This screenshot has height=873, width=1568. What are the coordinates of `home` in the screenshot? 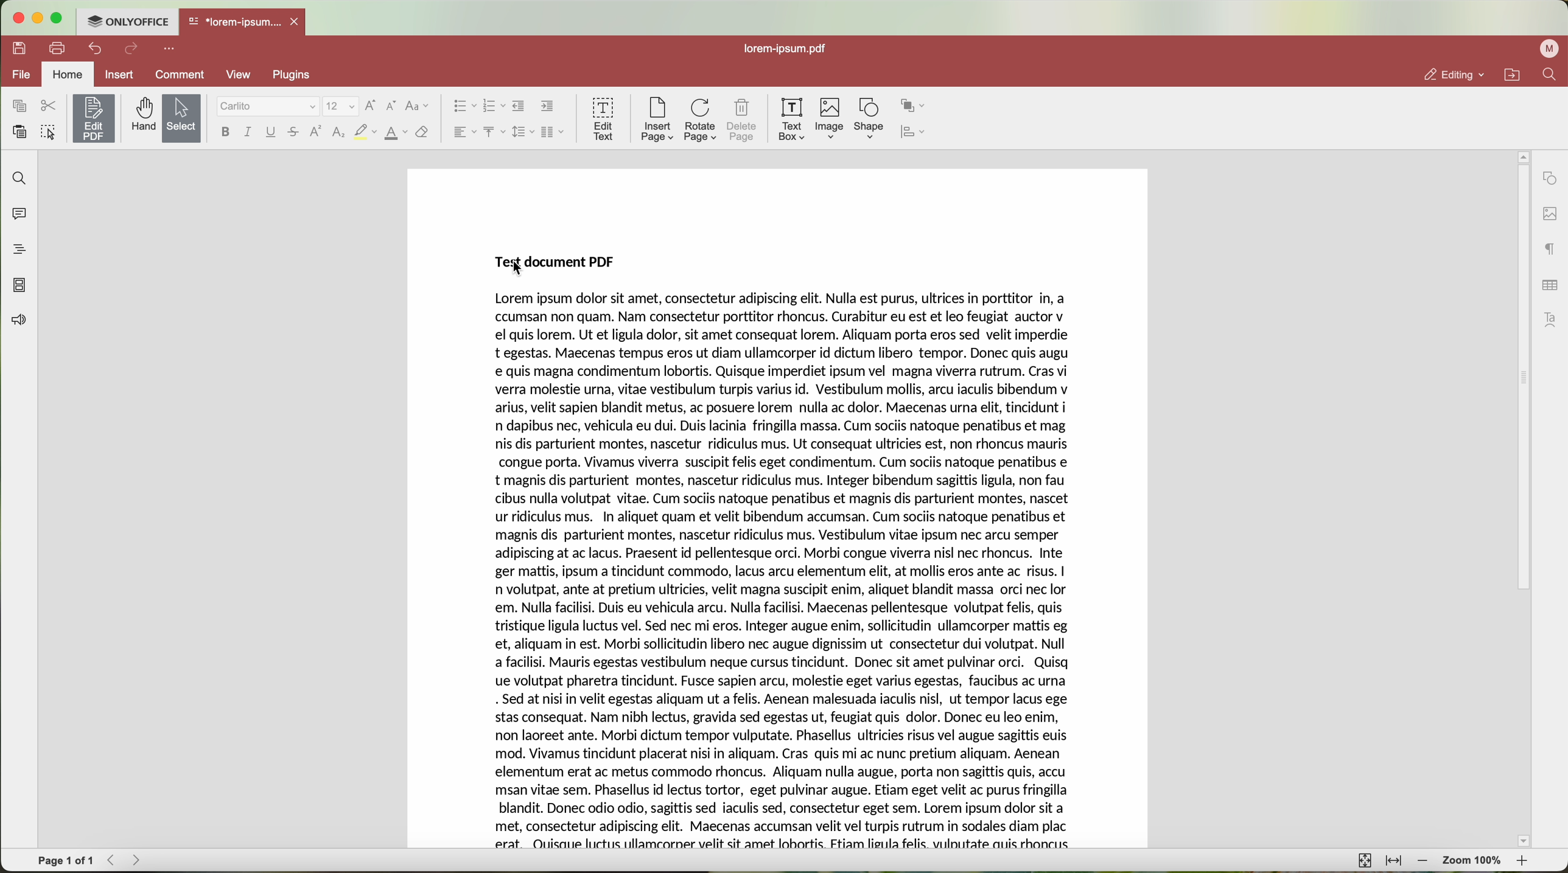 It's located at (69, 74).